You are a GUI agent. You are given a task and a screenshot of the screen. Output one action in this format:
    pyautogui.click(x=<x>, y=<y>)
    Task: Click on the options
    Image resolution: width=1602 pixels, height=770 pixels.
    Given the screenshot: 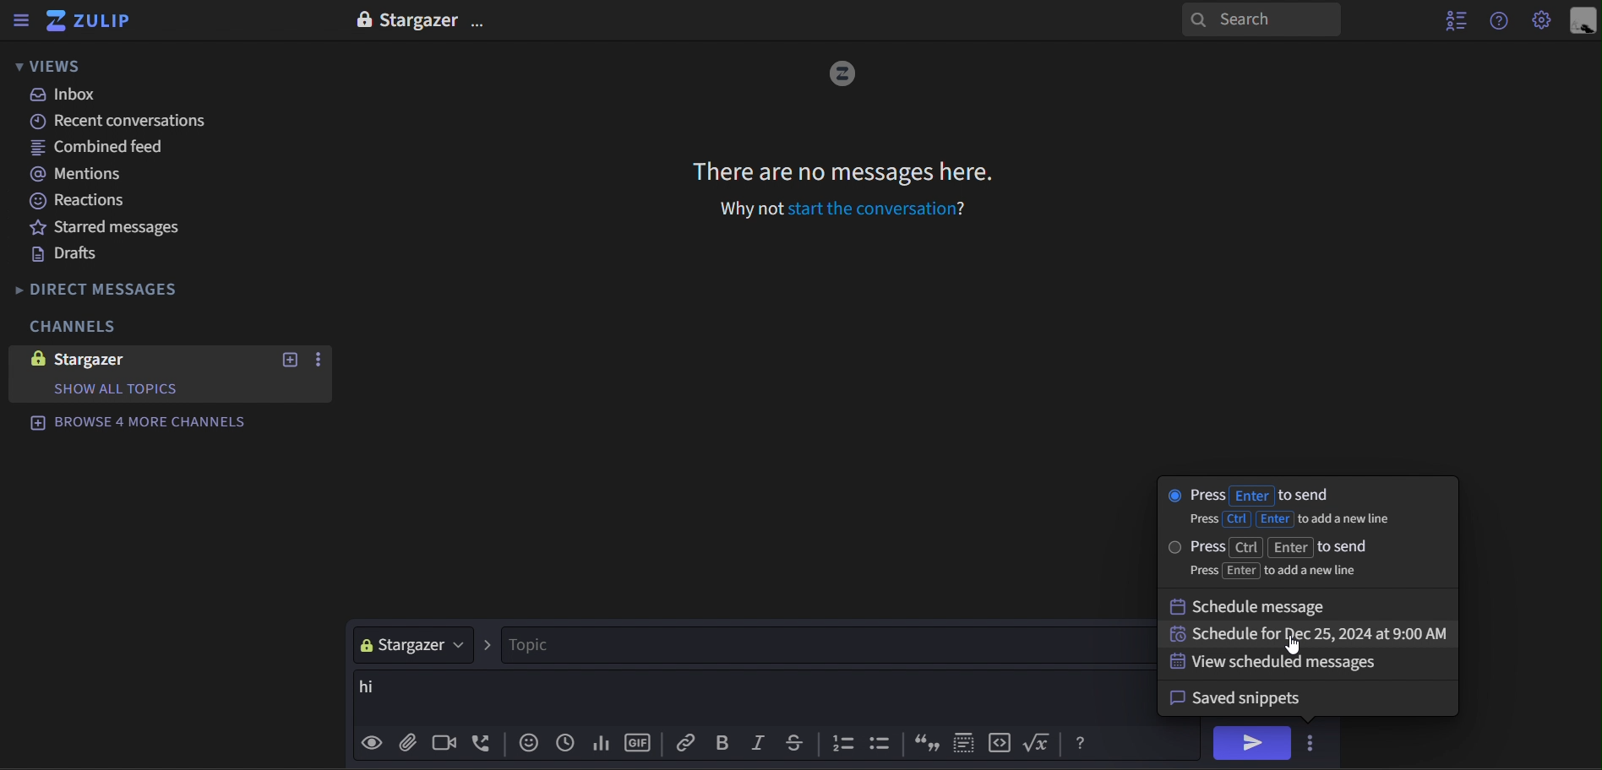 What is the action you would take?
    pyautogui.click(x=1321, y=743)
    